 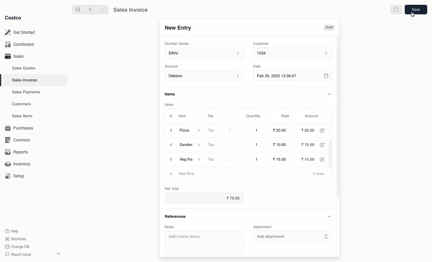 I want to click on Amount, so click(x=313, y=116).